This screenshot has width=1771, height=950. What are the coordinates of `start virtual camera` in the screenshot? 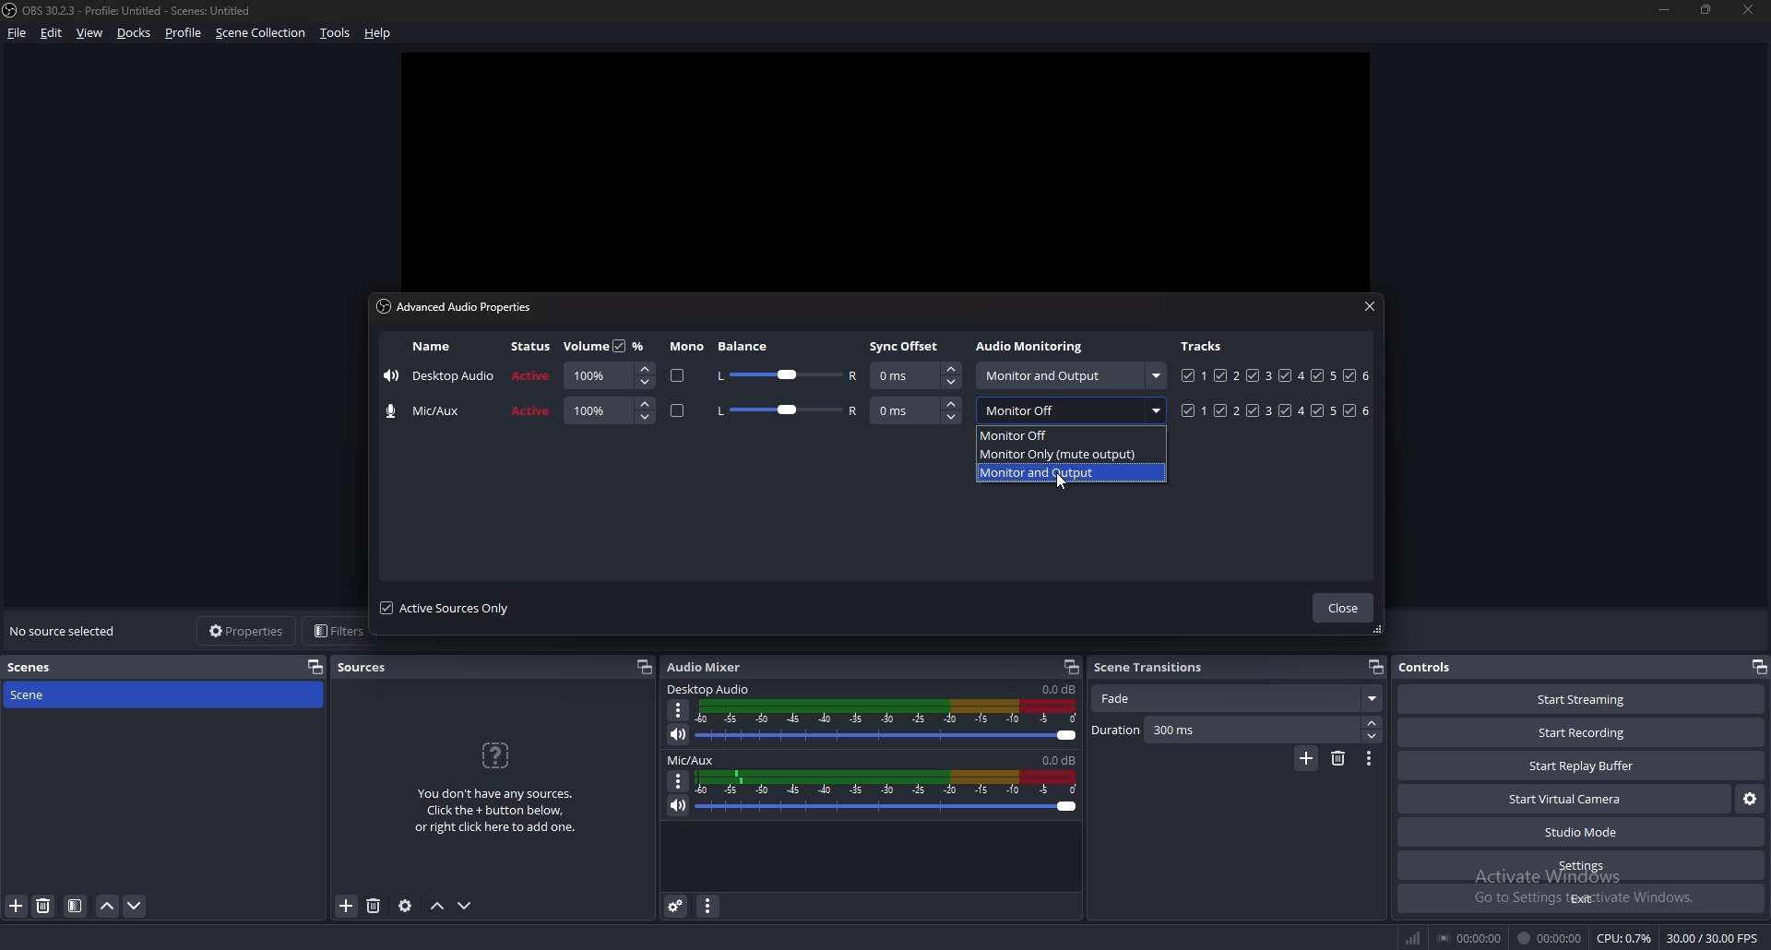 It's located at (1565, 800).